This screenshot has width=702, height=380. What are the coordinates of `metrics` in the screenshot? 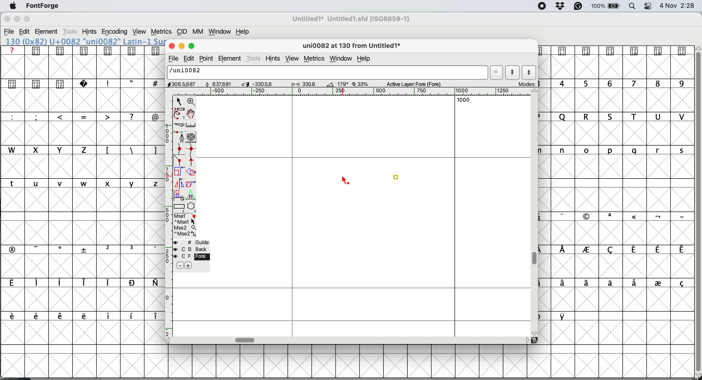 It's located at (161, 32).